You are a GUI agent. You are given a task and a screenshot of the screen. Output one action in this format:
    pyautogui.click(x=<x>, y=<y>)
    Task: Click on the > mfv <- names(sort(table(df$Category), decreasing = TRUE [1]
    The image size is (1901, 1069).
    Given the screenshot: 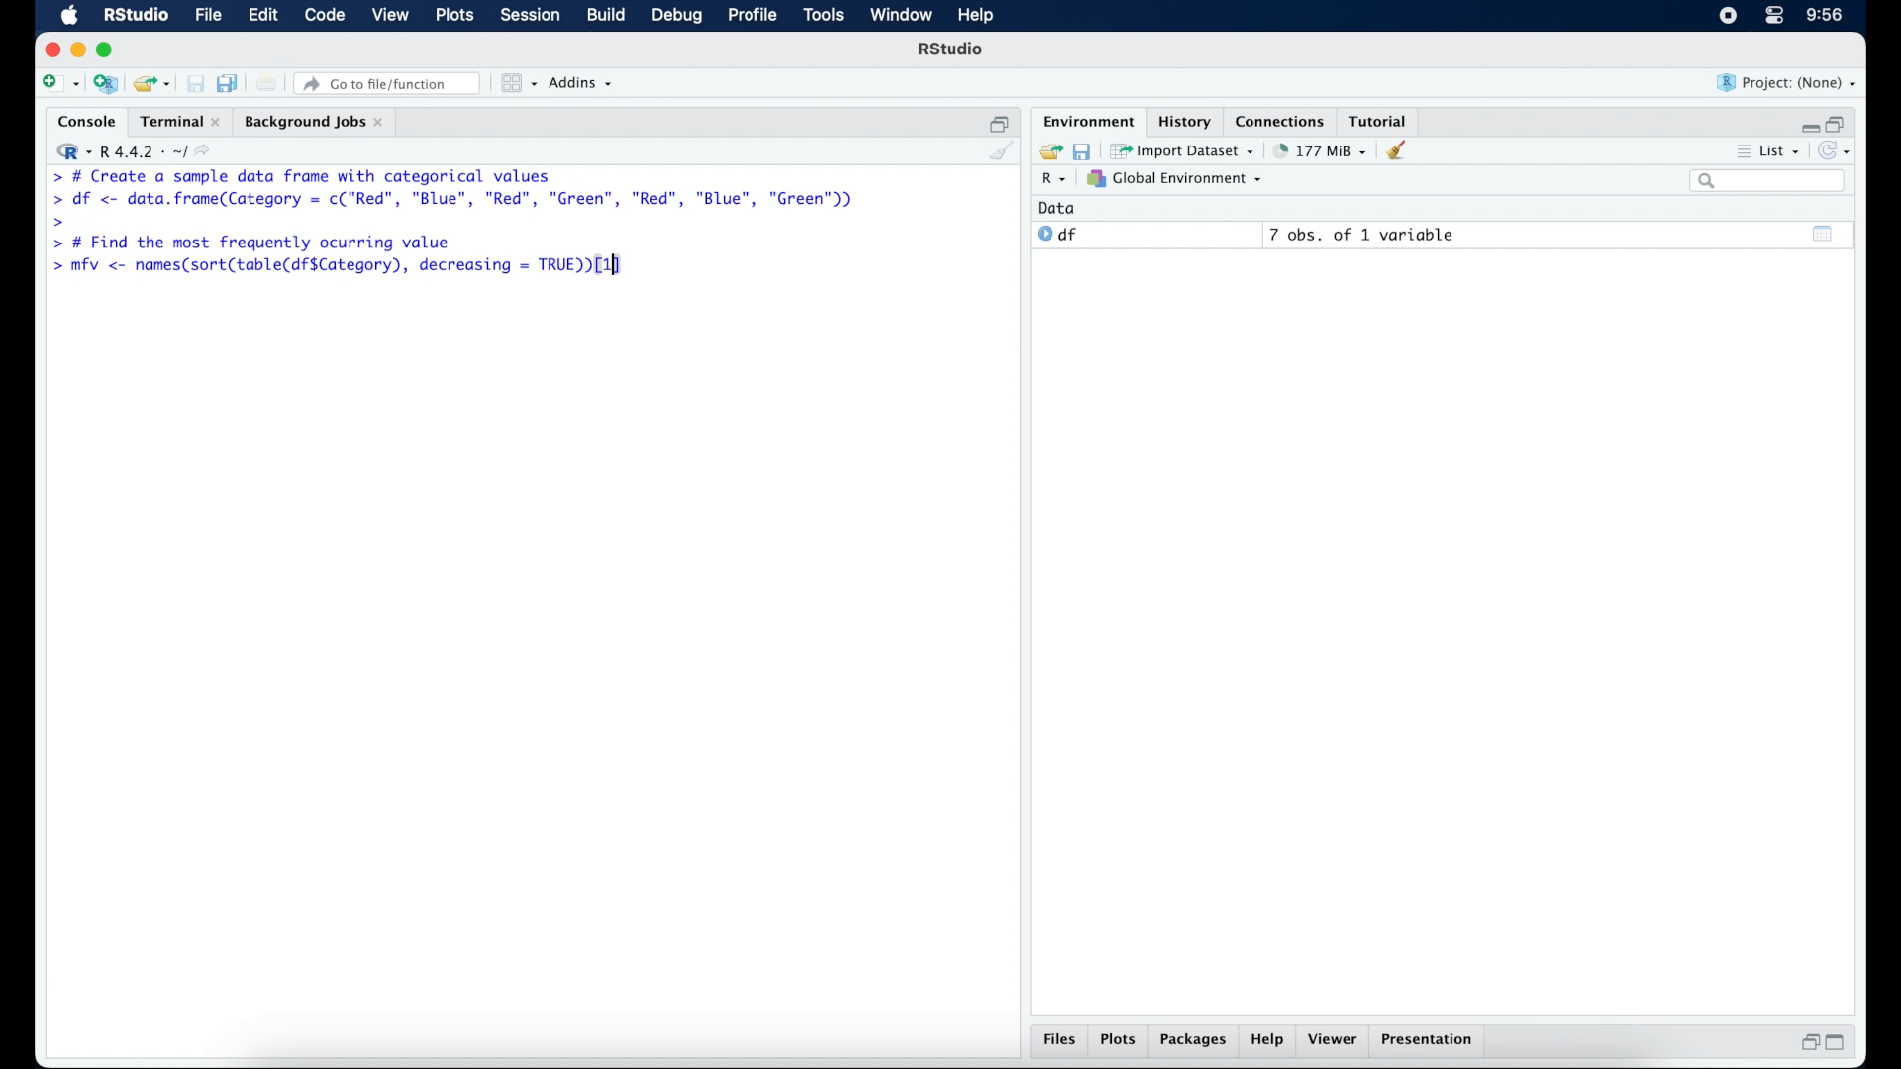 What is the action you would take?
    pyautogui.click(x=341, y=266)
    